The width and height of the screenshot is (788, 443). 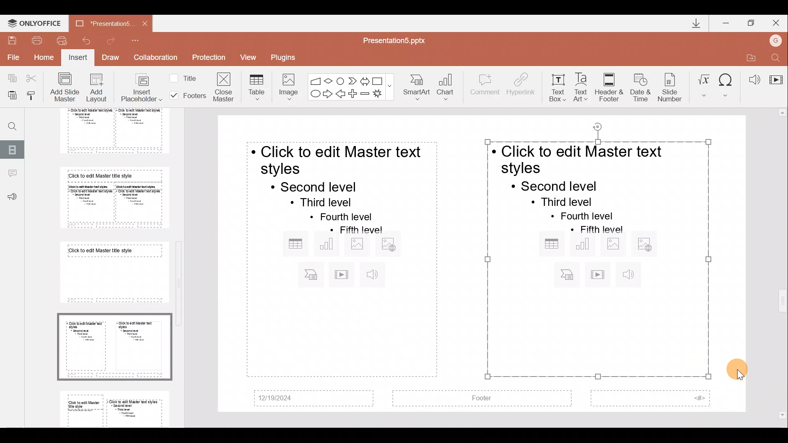 What do you see at coordinates (751, 77) in the screenshot?
I see `Audio` at bounding box center [751, 77].